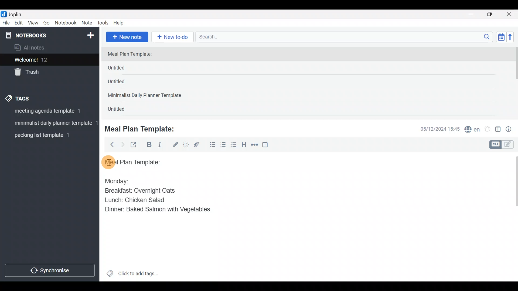  What do you see at coordinates (143, 128) in the screenshot?
I see `Meal Plan Template:` at bounding box center [143, 128].